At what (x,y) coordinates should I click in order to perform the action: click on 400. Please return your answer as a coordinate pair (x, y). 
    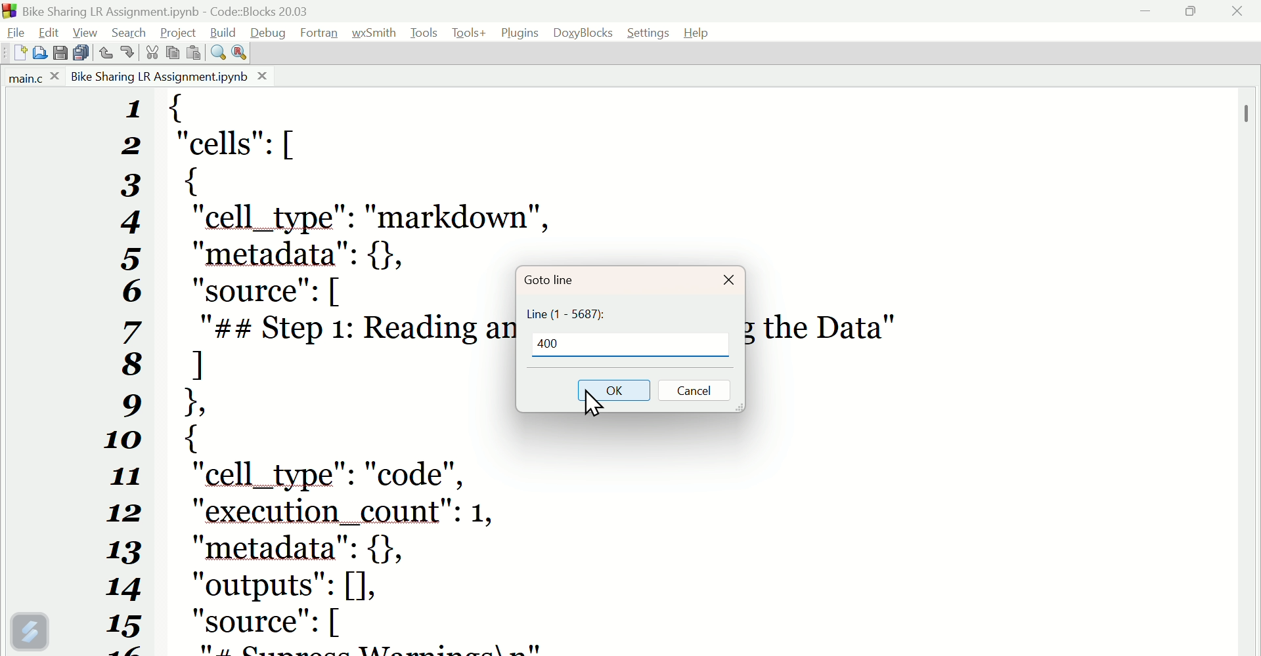
    Looking at the image, I should click on (555, 344).